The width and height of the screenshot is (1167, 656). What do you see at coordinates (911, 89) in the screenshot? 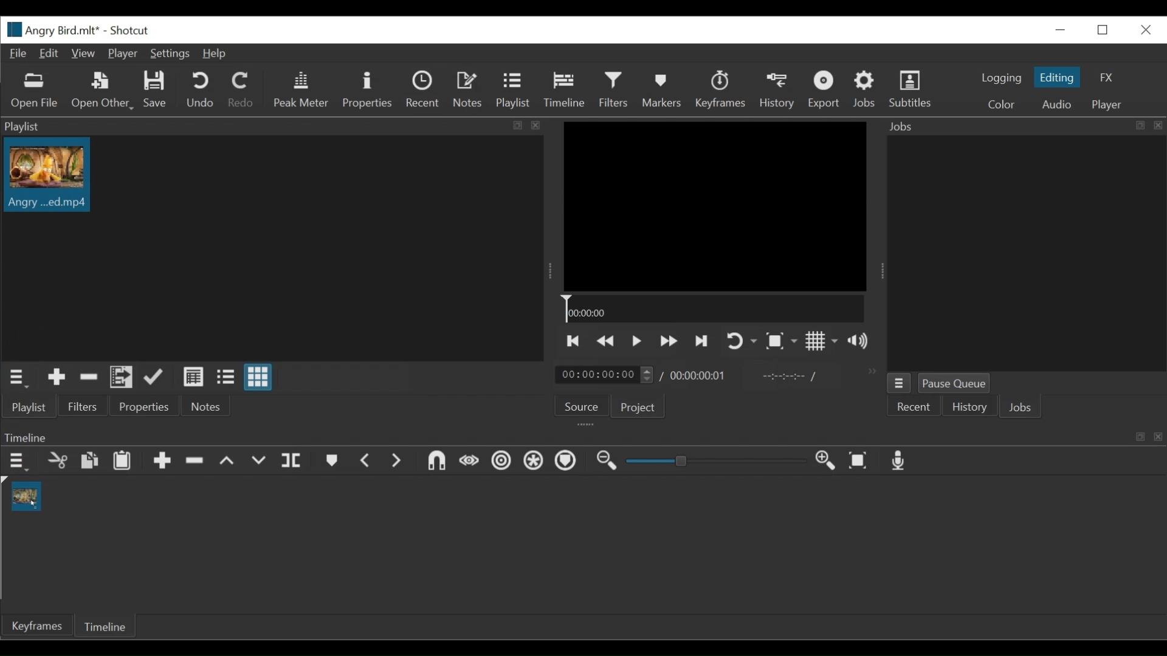
I see `Subtitles` at bounding box center [911, 89].